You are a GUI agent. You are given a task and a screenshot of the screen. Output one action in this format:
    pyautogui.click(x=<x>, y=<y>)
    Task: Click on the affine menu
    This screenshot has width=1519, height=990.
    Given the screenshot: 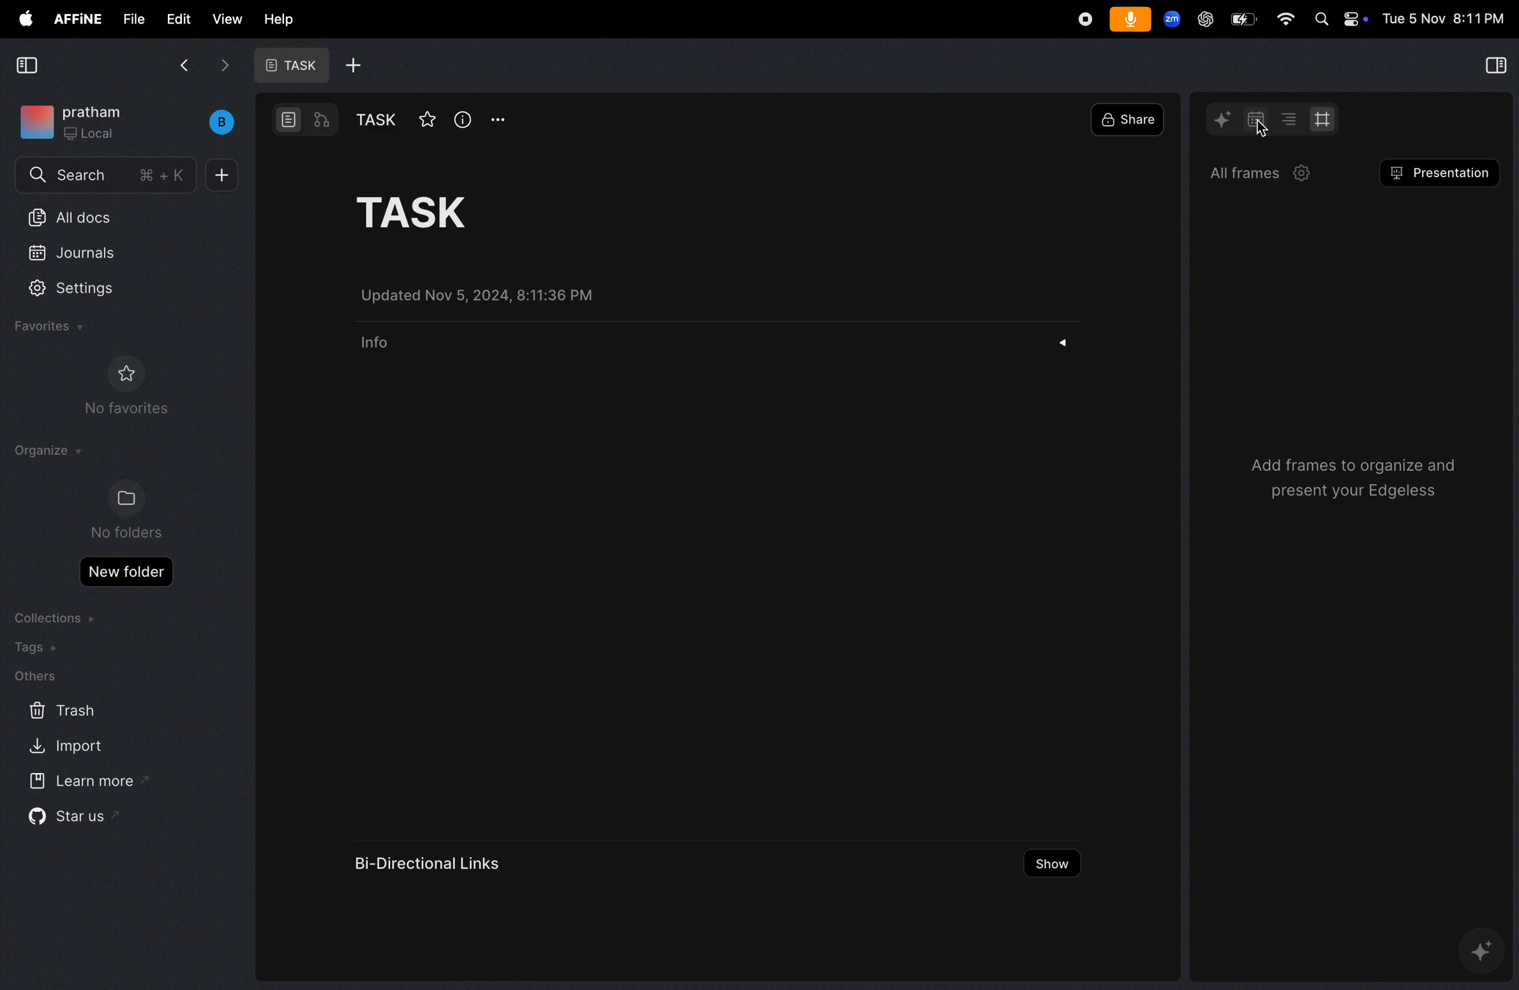 What is the action you would take?
    pyautogui.click(x=77, y=19)
    